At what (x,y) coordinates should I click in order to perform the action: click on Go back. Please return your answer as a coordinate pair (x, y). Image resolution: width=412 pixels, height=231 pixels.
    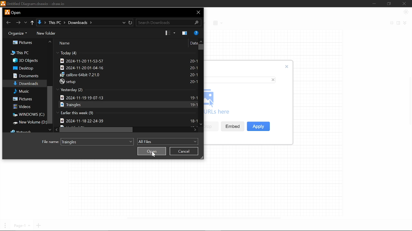
    Looking at the image, I should click on (7, 22).